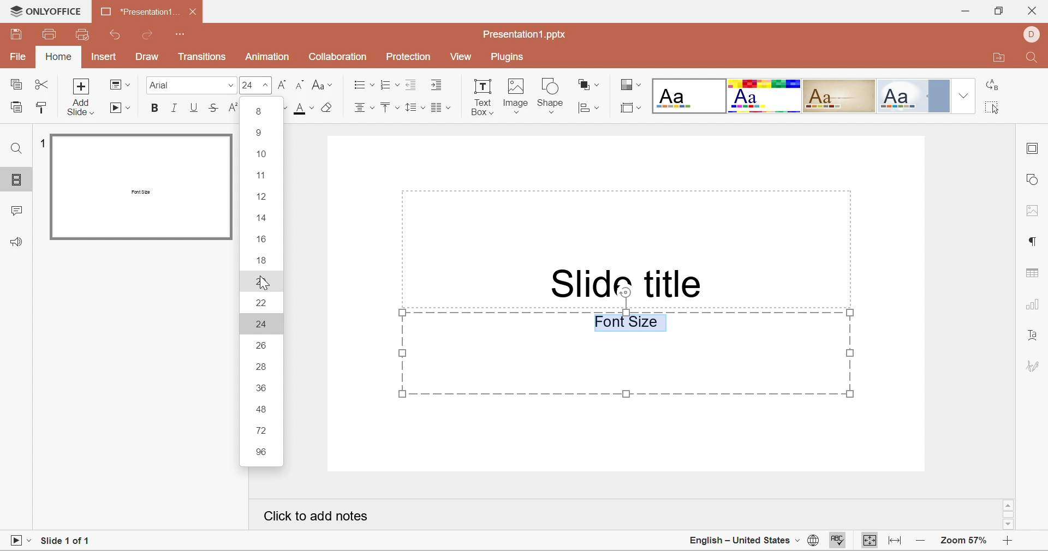 The image size is (1048, 551). What do you see at coordinates (283, 85) in the screenshot?
I see `Increment font size` at bounding box center [283, 85].